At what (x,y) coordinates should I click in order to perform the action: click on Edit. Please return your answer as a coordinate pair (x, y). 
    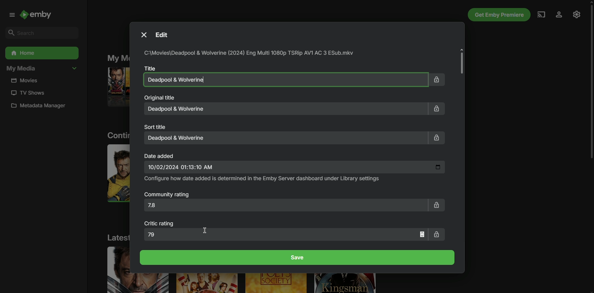
    Looking at the image, I should click on (165, 35).